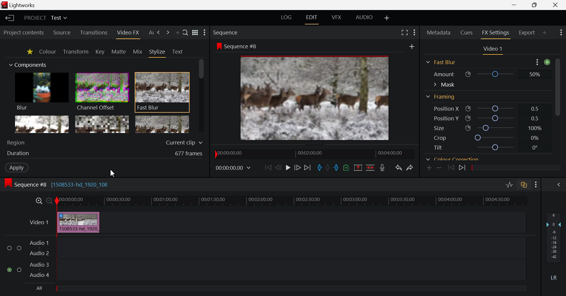 This screenshot has width=566, height=296. Describe the element at coordinates (488, 138) in the screenshot. I see `Crop` at that location.